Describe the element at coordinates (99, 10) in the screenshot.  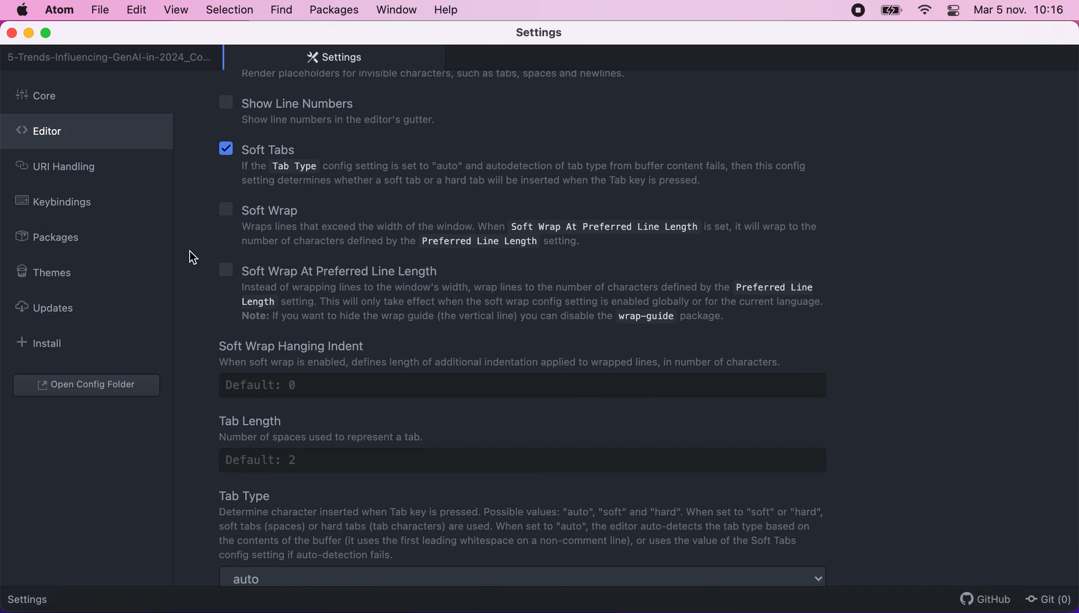
I see `file` at that location.